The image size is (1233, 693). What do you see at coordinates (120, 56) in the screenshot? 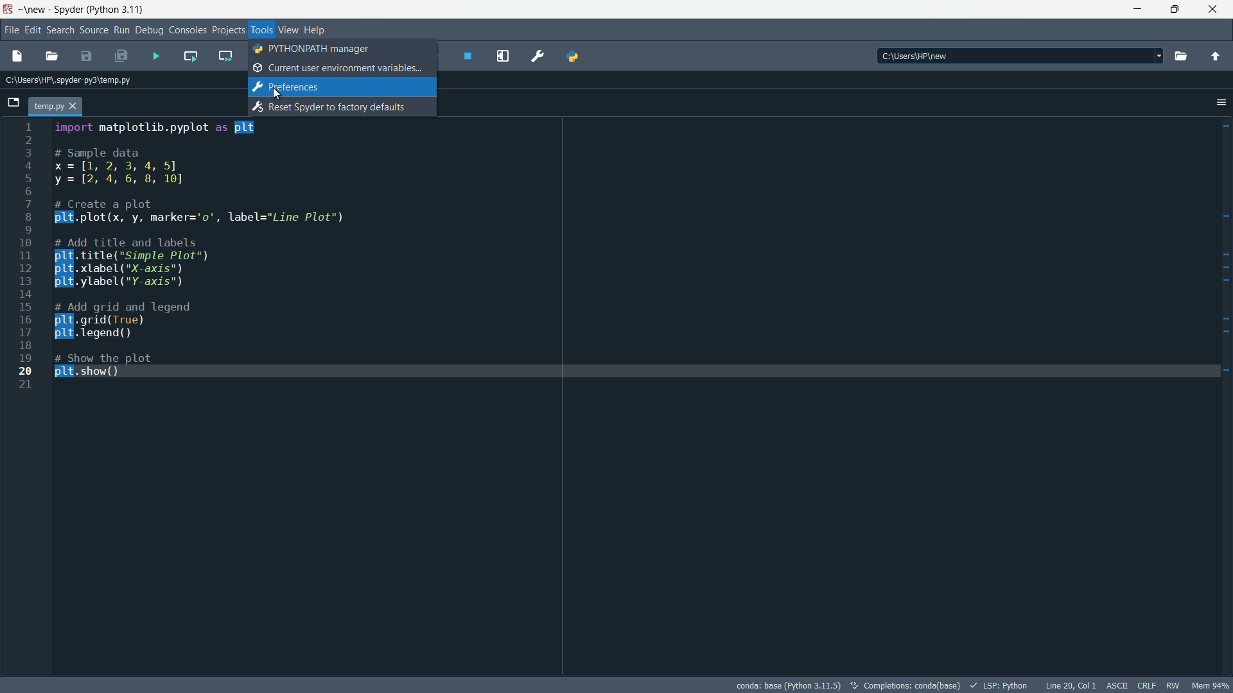
I see `save all files` at bounding box center [120, 56].